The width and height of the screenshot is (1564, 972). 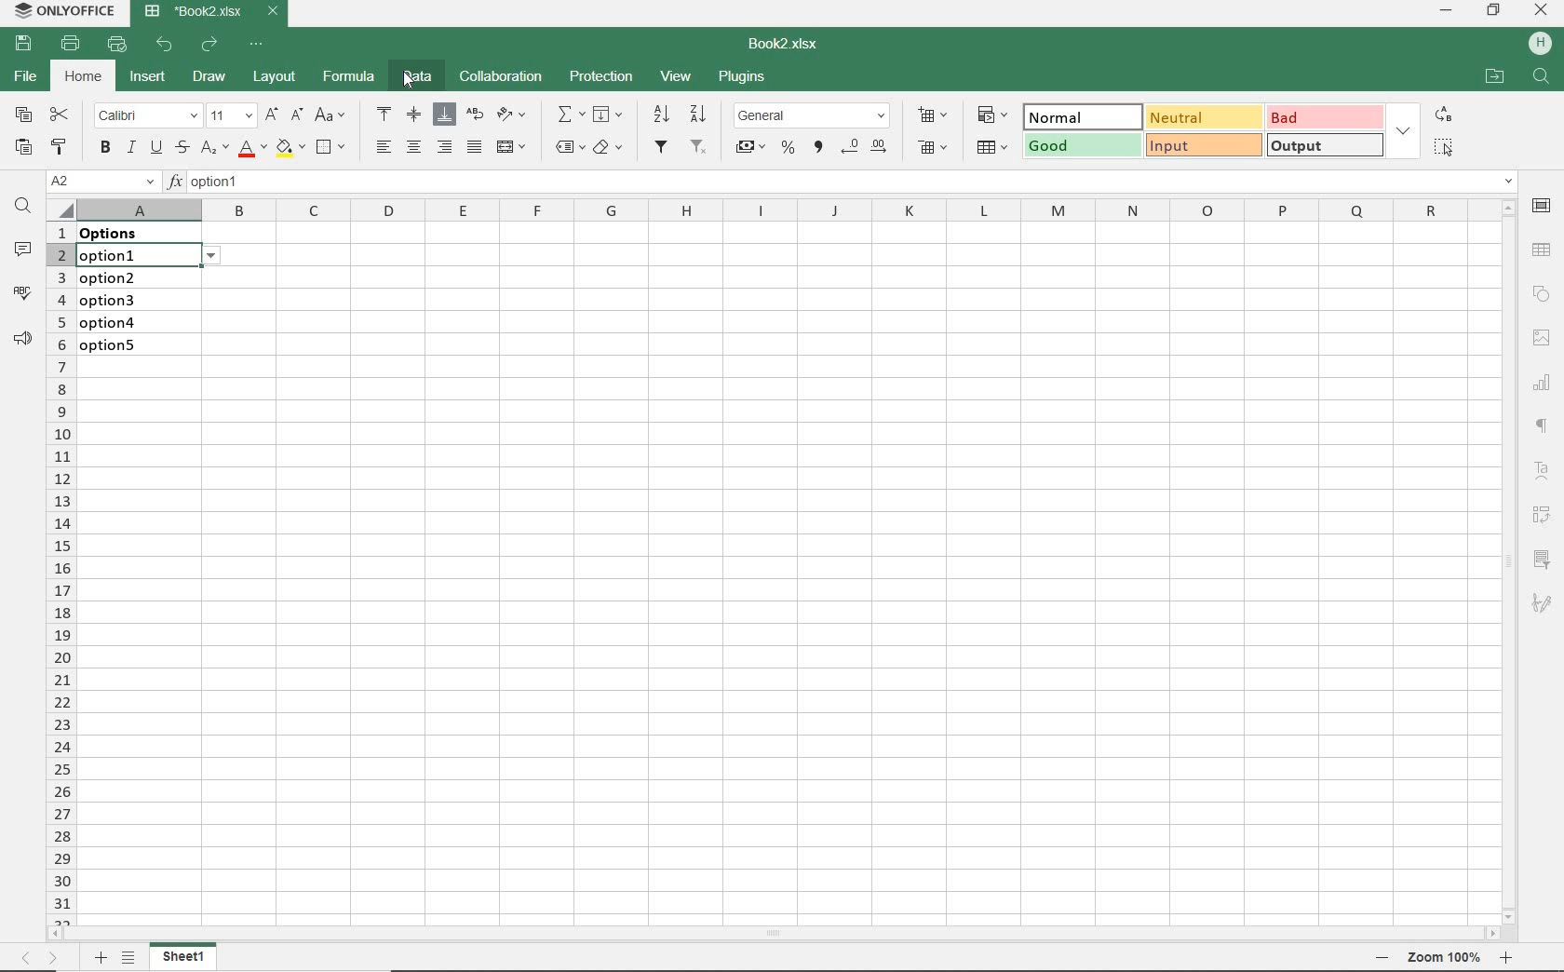 What do you see at coordinates (742, 78) in the screenshot?
I see `PLUGINS` at bounding box center [742, 78].